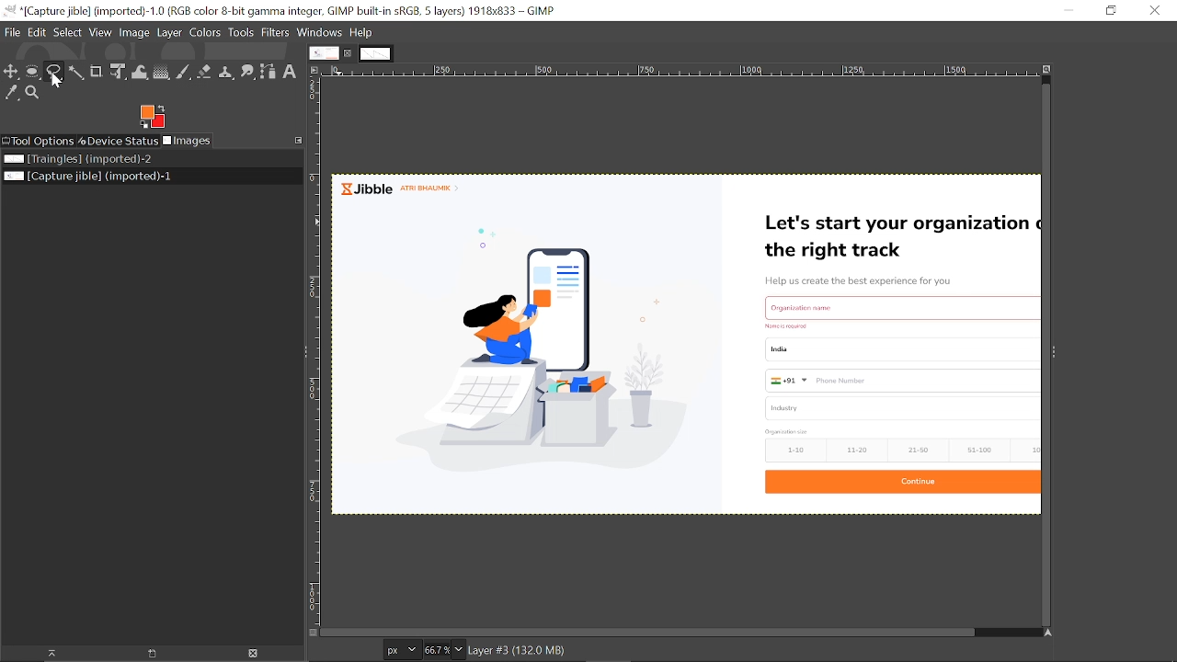  I want to click on Ellipse select tool, so click(33, 73).